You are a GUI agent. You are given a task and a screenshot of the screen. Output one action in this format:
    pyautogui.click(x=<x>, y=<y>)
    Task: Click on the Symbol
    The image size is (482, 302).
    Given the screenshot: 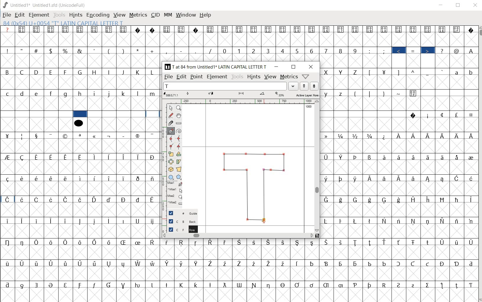 What is the action you would take?
    pyautogui.click(x=81, y=199)
    